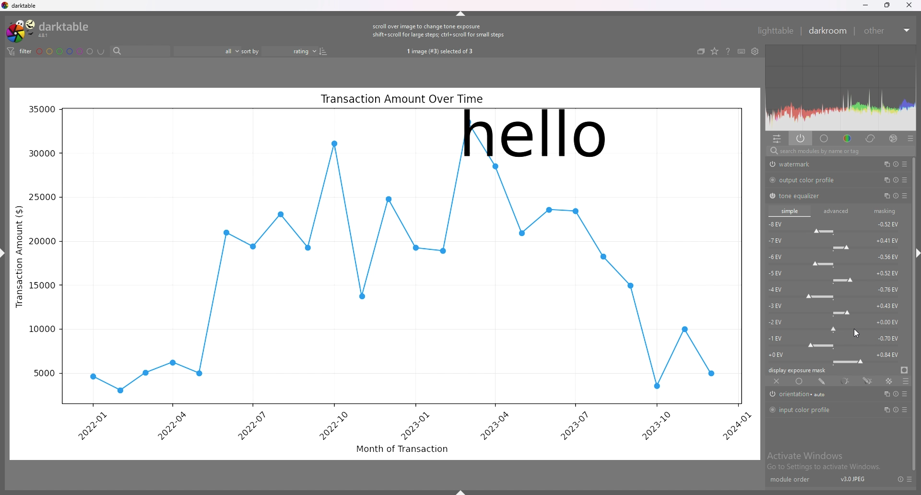  Describe the element at coordinates (402, 448) in the screenshot. I see `Month of Transaction` at that location.